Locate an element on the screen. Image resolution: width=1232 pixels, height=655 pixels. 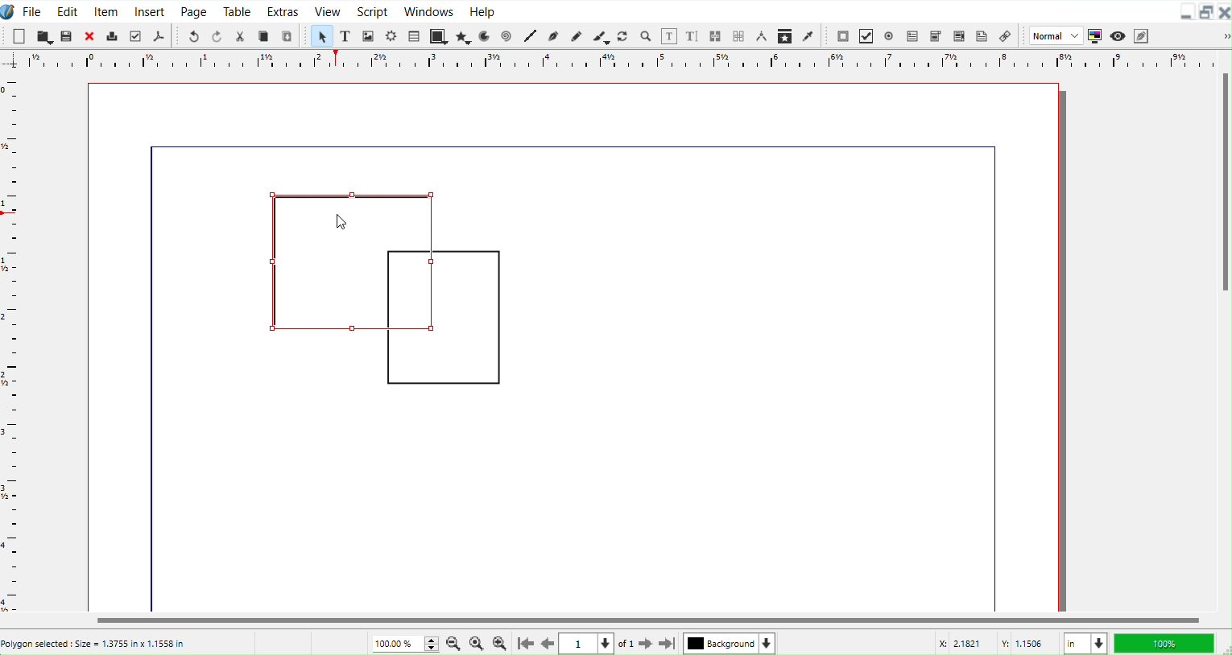
Zoom in or Out is located at coordinates (645, 36).